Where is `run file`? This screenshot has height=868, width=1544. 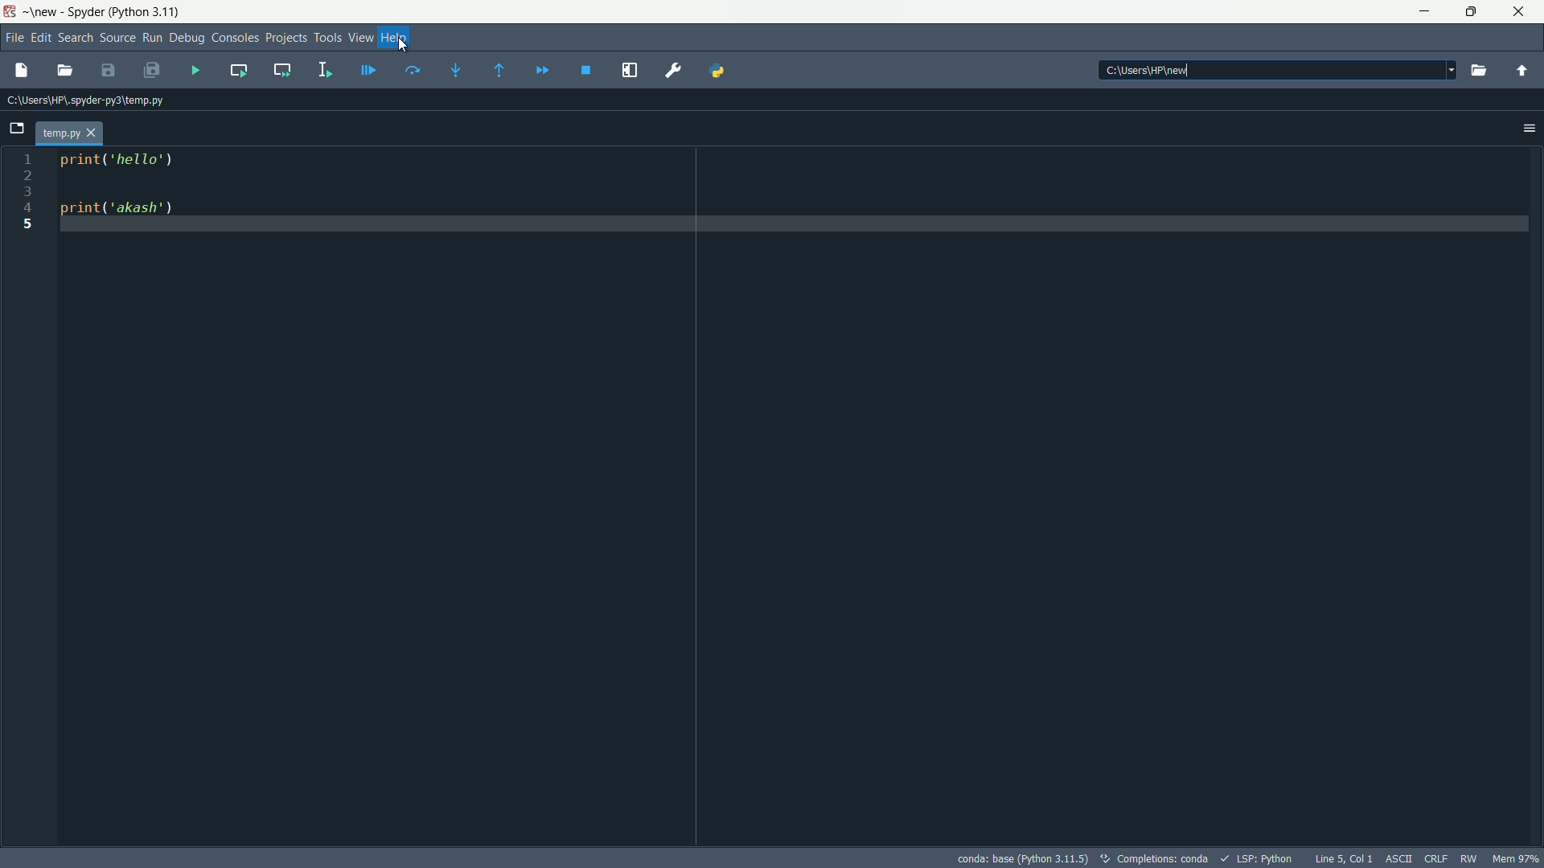 run file is located at coordinates (196, 71).